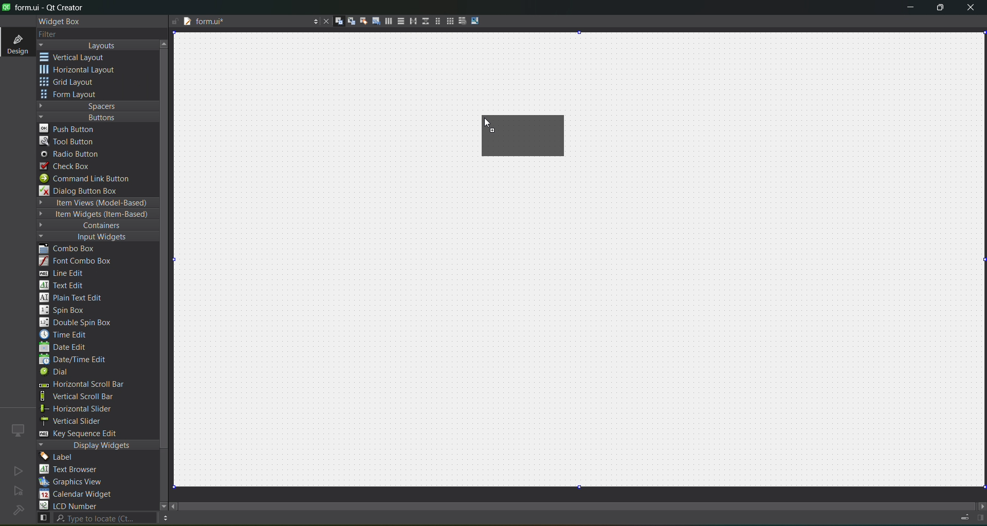 The height and width of the screenshot is (526, 987). What do you see at coordinates (244, 22) in the screenshot?
I see `tab name` at bounding box center [244, 22].